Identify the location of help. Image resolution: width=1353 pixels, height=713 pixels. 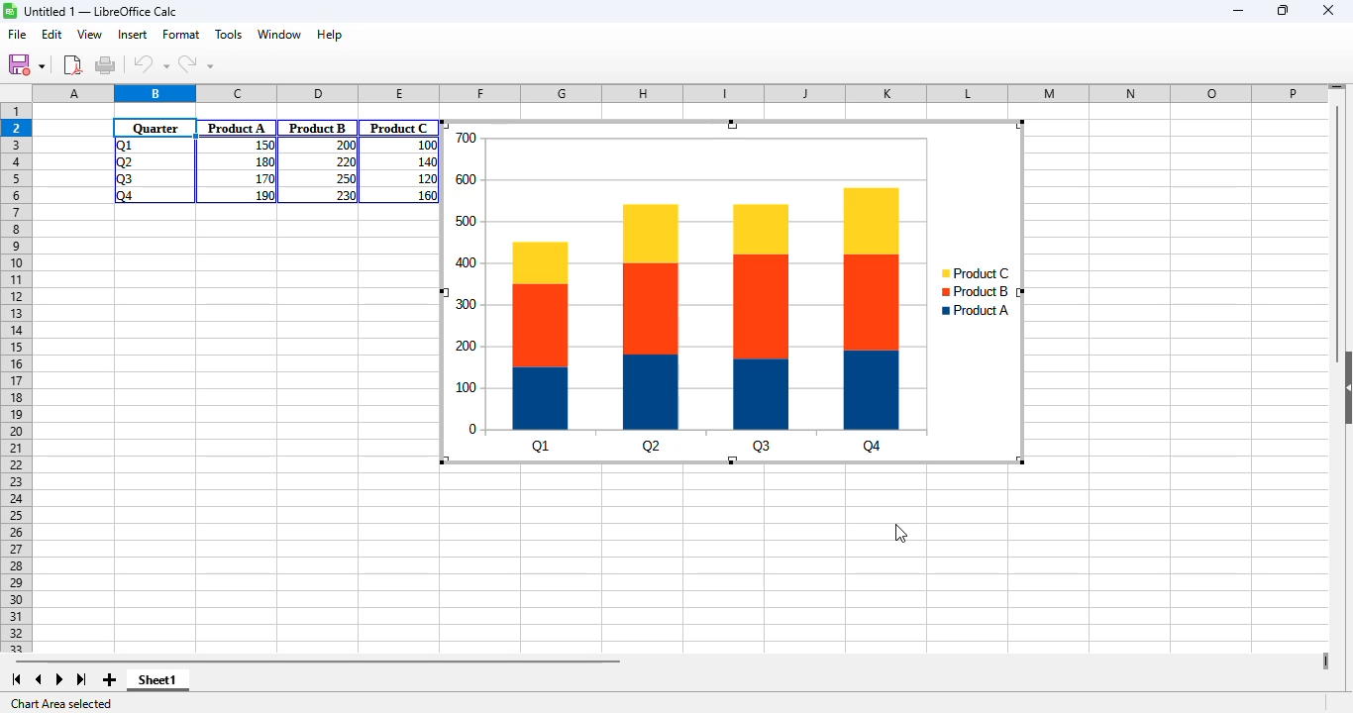
(330, 34).